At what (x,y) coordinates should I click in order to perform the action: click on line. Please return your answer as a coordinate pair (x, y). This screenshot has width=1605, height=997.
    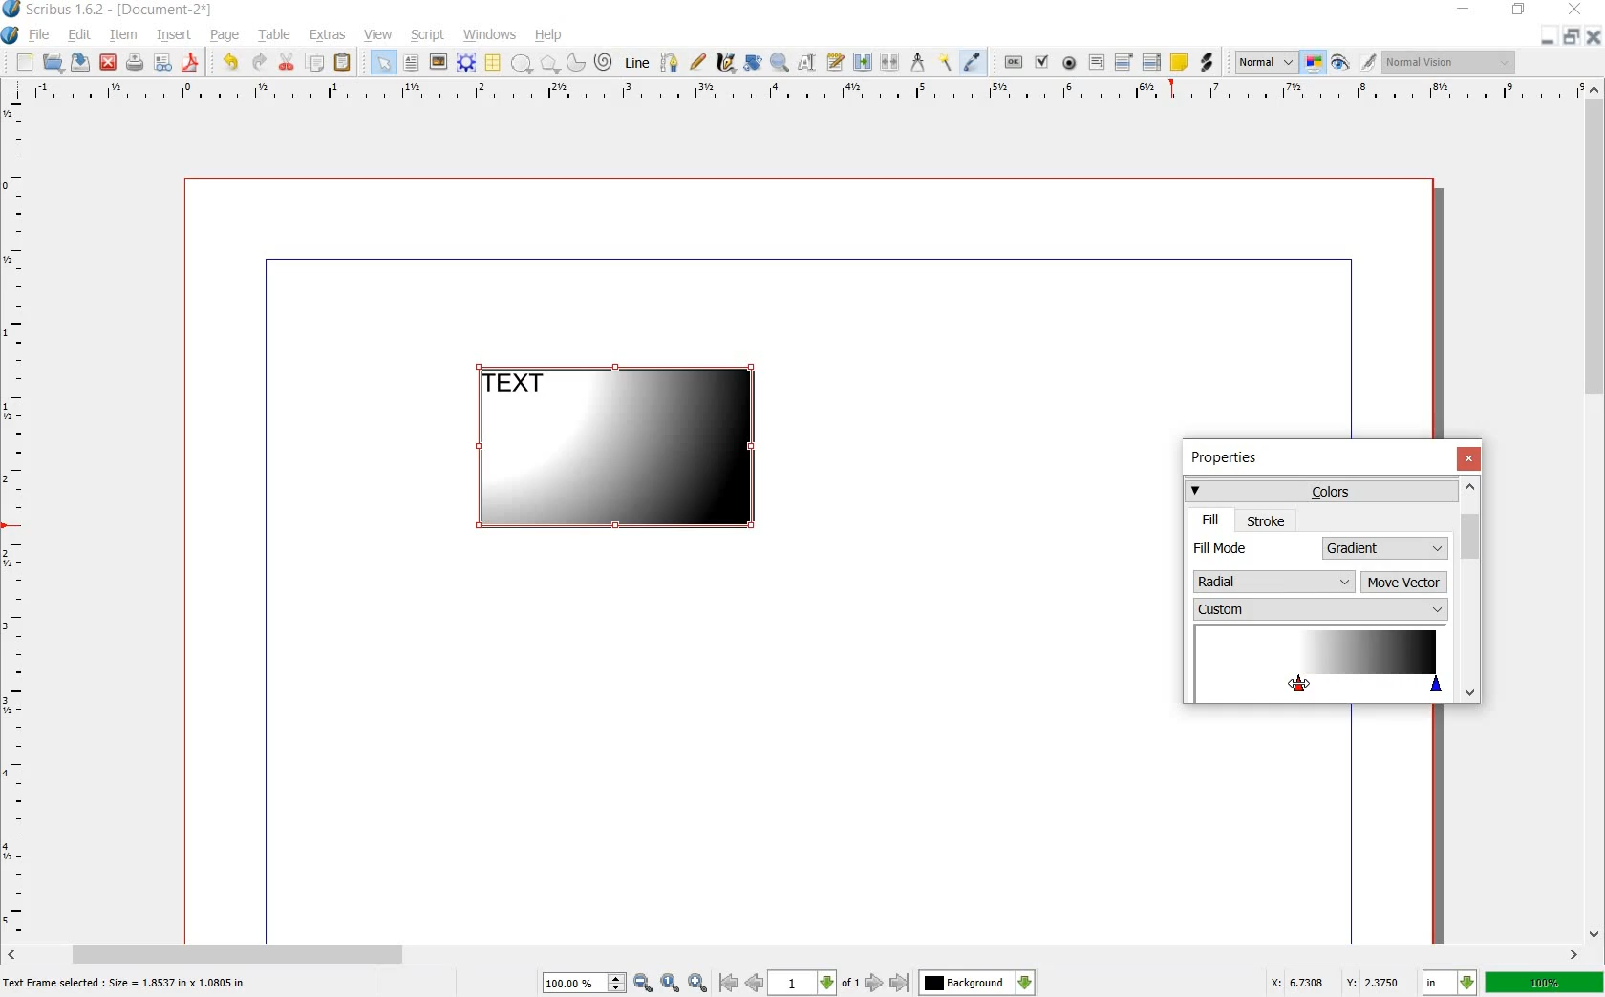
    Looking at the image, I should click on (639, 64).